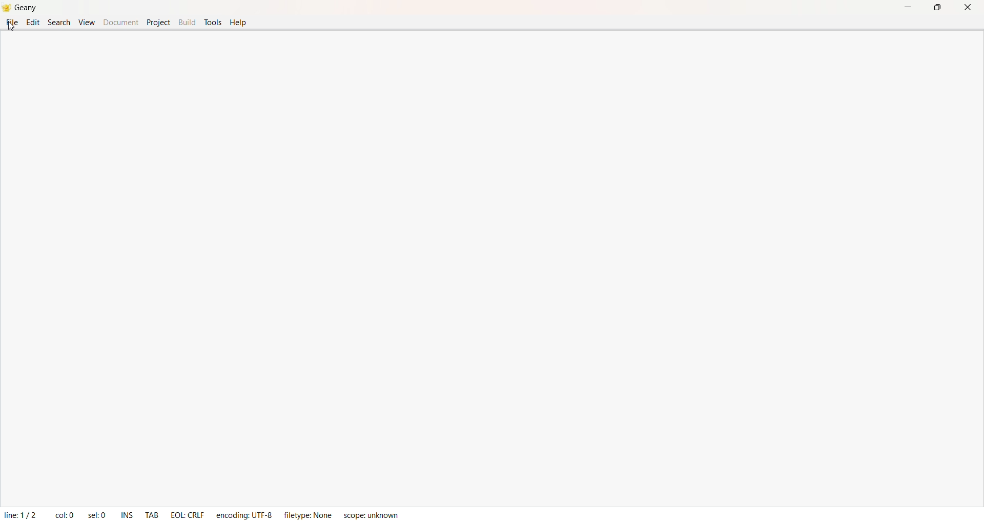  What do you see at coordinates (493, 277) in the screenshot?
I see `Coding Area` at bounding box center [493, 277].